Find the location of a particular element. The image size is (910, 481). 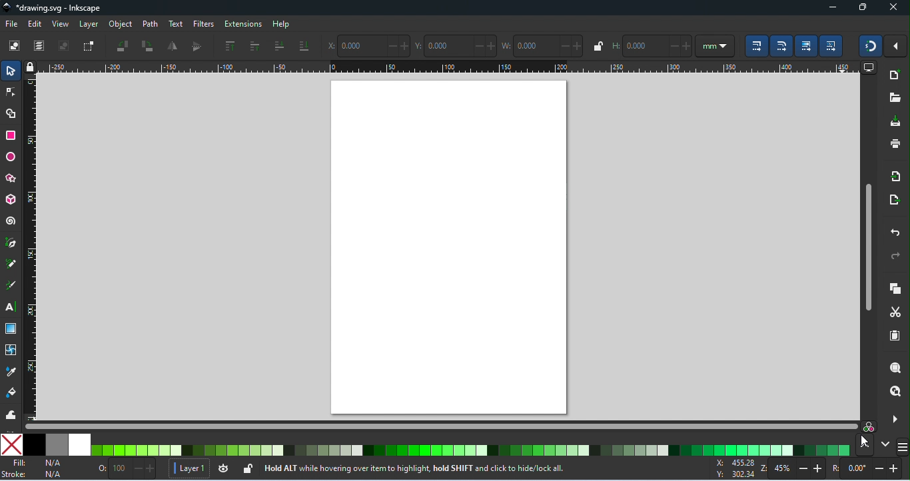

minimize is located at coordinates (833, 8).